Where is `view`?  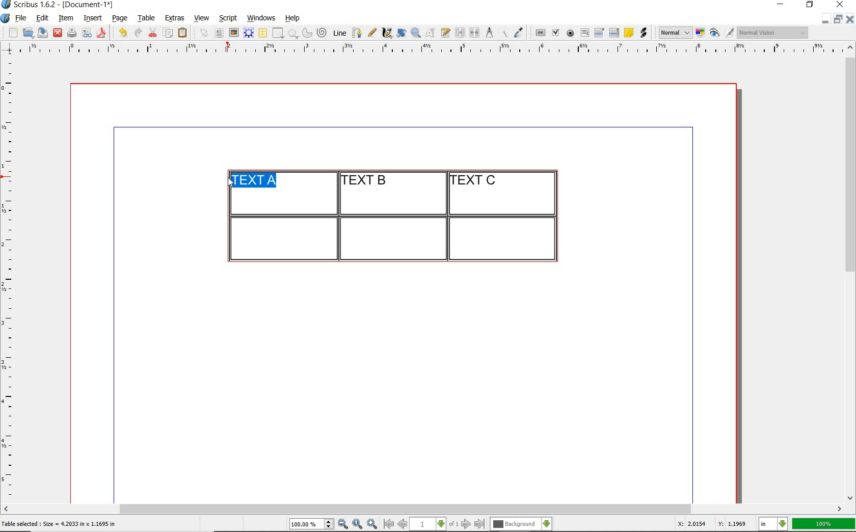 view is located at coordinates (202, 18).